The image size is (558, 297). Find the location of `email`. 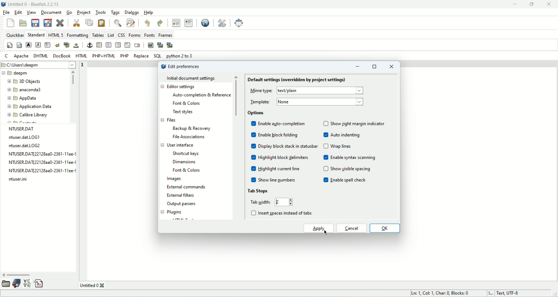

email is located at coordinates (137, 45).